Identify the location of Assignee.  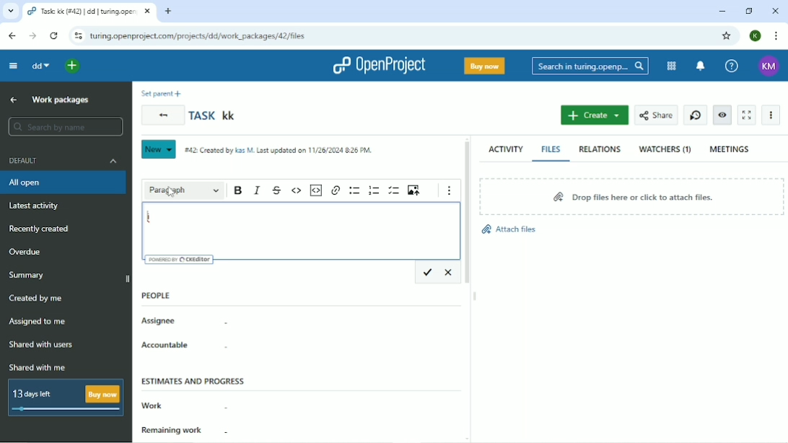
(188, 323).